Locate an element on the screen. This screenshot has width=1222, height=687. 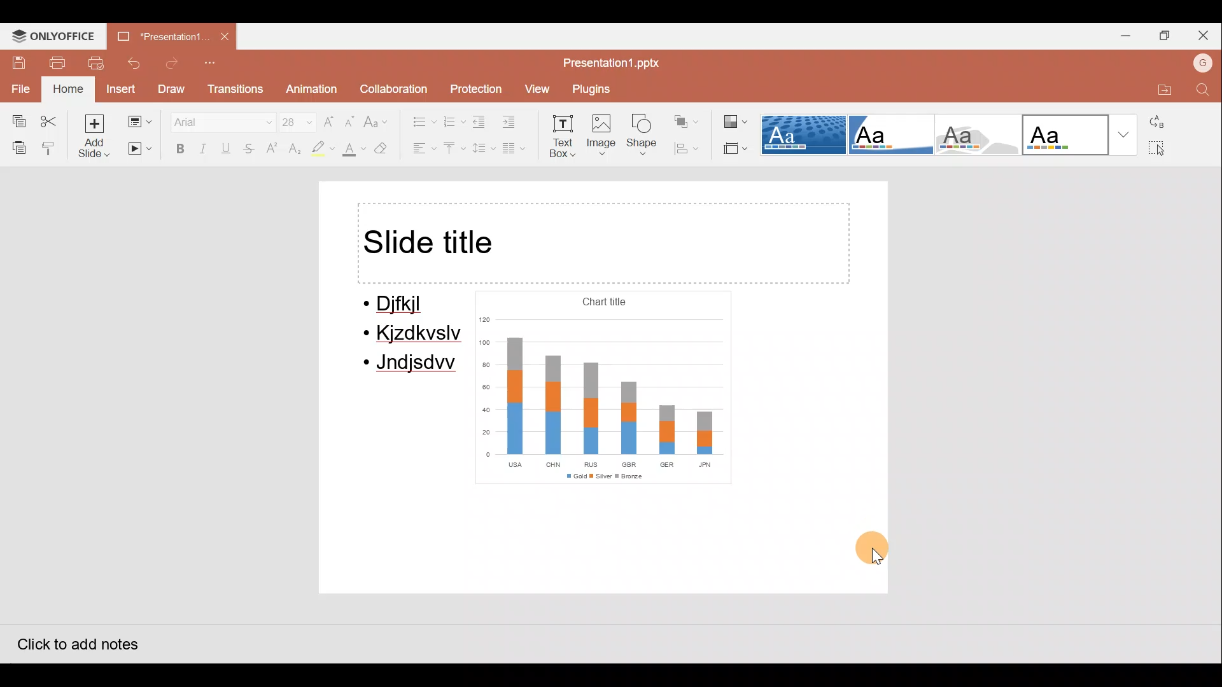
Paste is located at coordinates (17, 145).